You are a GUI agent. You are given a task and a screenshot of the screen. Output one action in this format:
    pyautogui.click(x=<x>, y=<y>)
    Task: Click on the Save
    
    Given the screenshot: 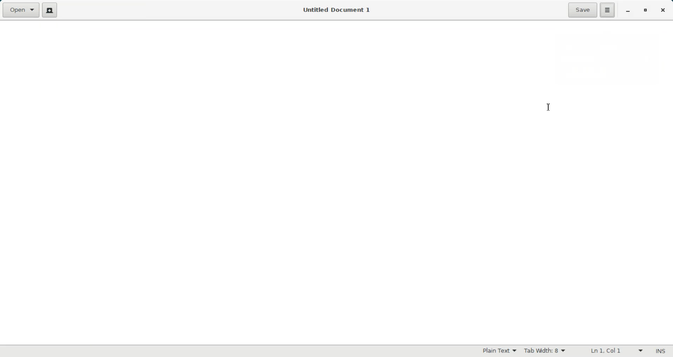 What is the action you would take?
    pyautogui.click(x=582, y=10)
    